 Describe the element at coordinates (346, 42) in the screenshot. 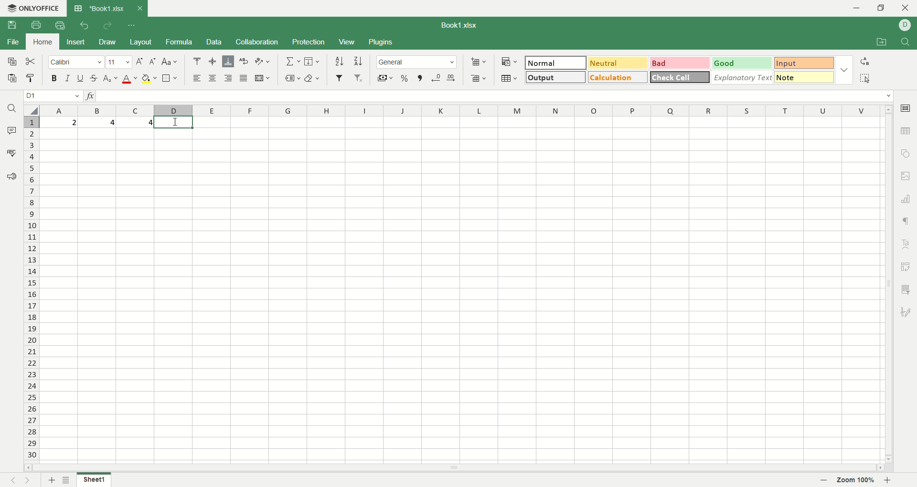

I see `view` at that location.